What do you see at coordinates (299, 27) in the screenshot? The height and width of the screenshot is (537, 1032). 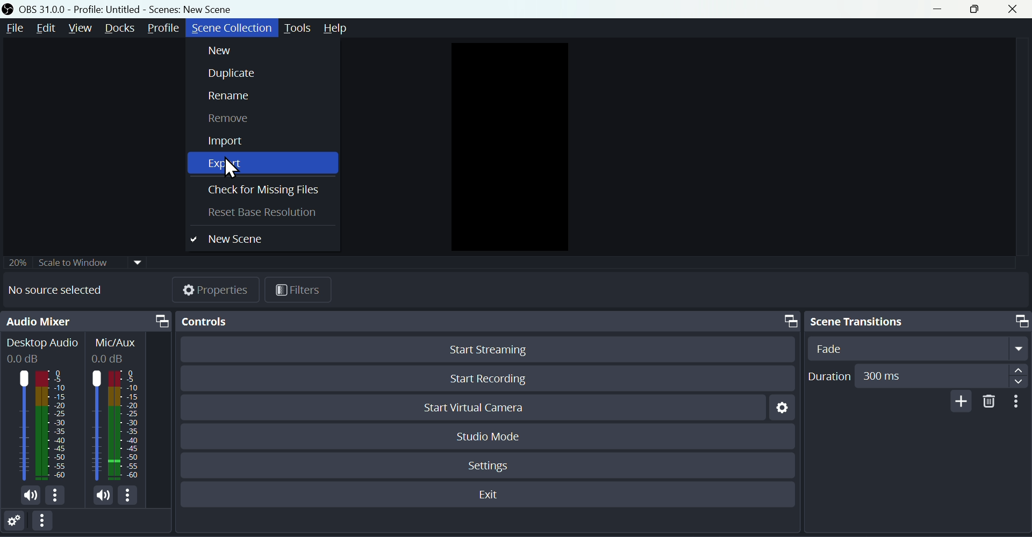 I see `Tools` at bounding box center [299, 27].